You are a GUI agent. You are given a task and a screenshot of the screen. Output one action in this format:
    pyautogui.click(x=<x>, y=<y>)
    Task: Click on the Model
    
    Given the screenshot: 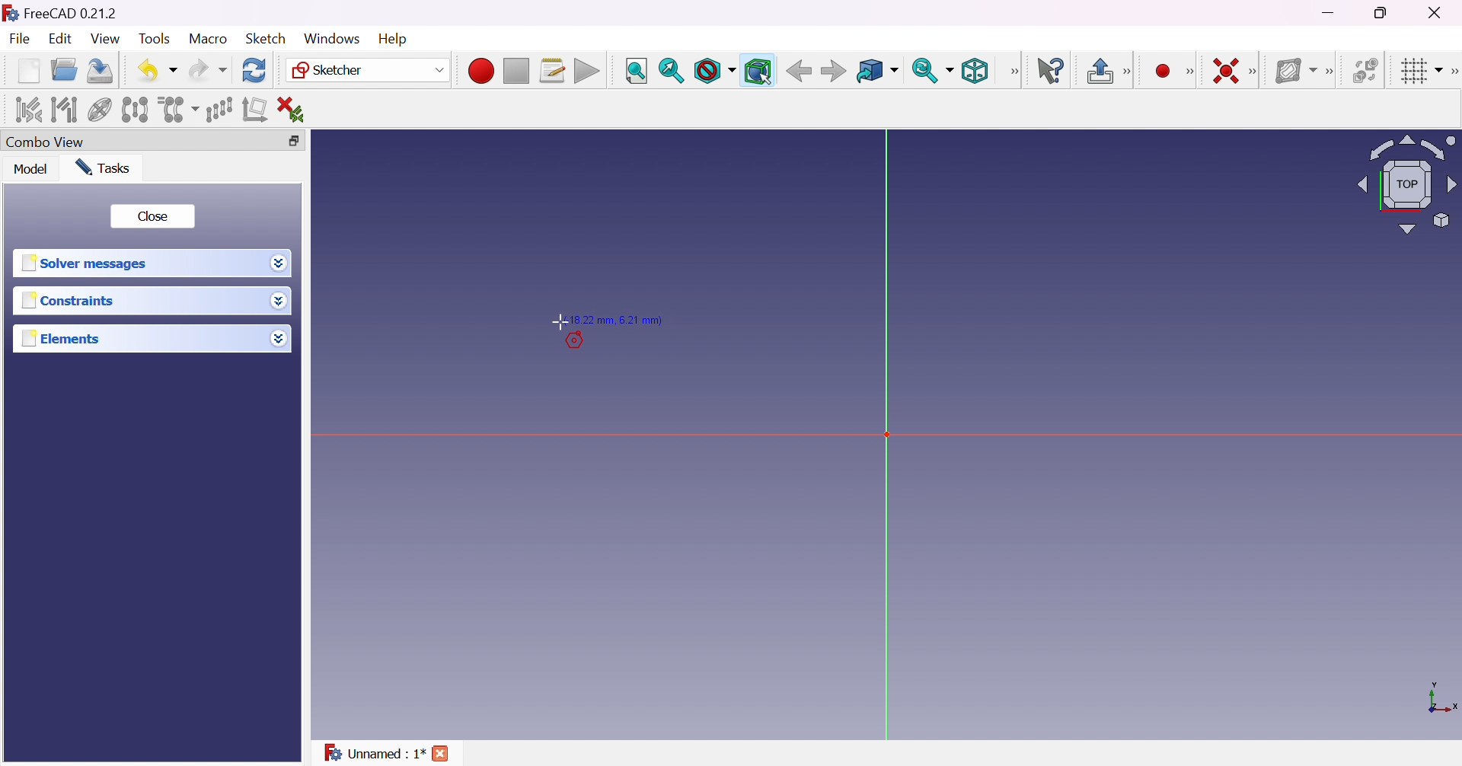 What is the action you would take?
    pyautogui.click(x=32, y=168)
    